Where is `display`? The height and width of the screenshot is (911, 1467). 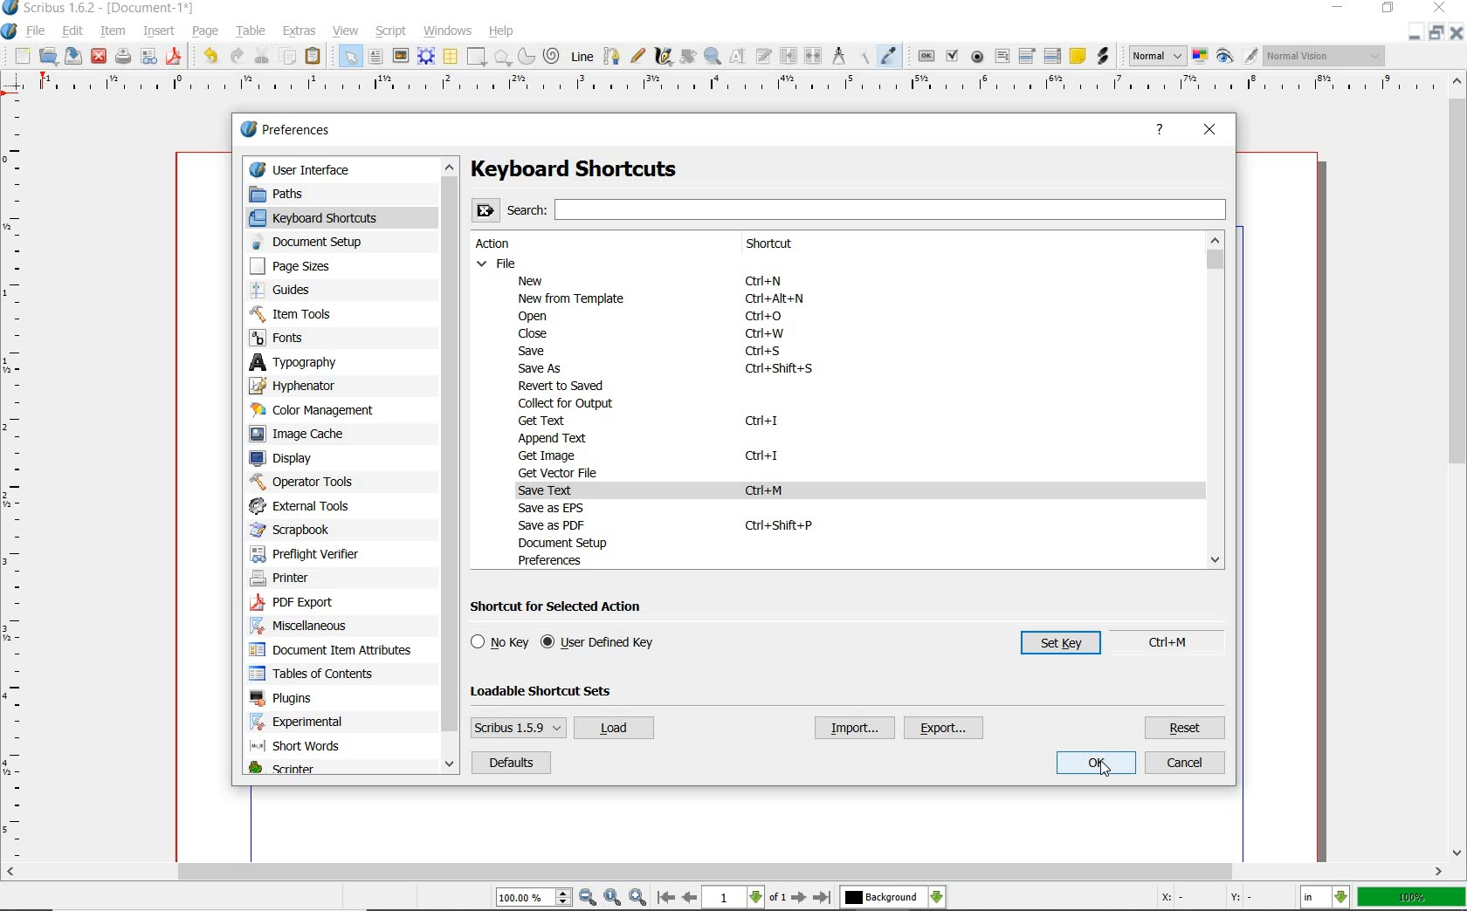 display is located at coordinates (290, 458).